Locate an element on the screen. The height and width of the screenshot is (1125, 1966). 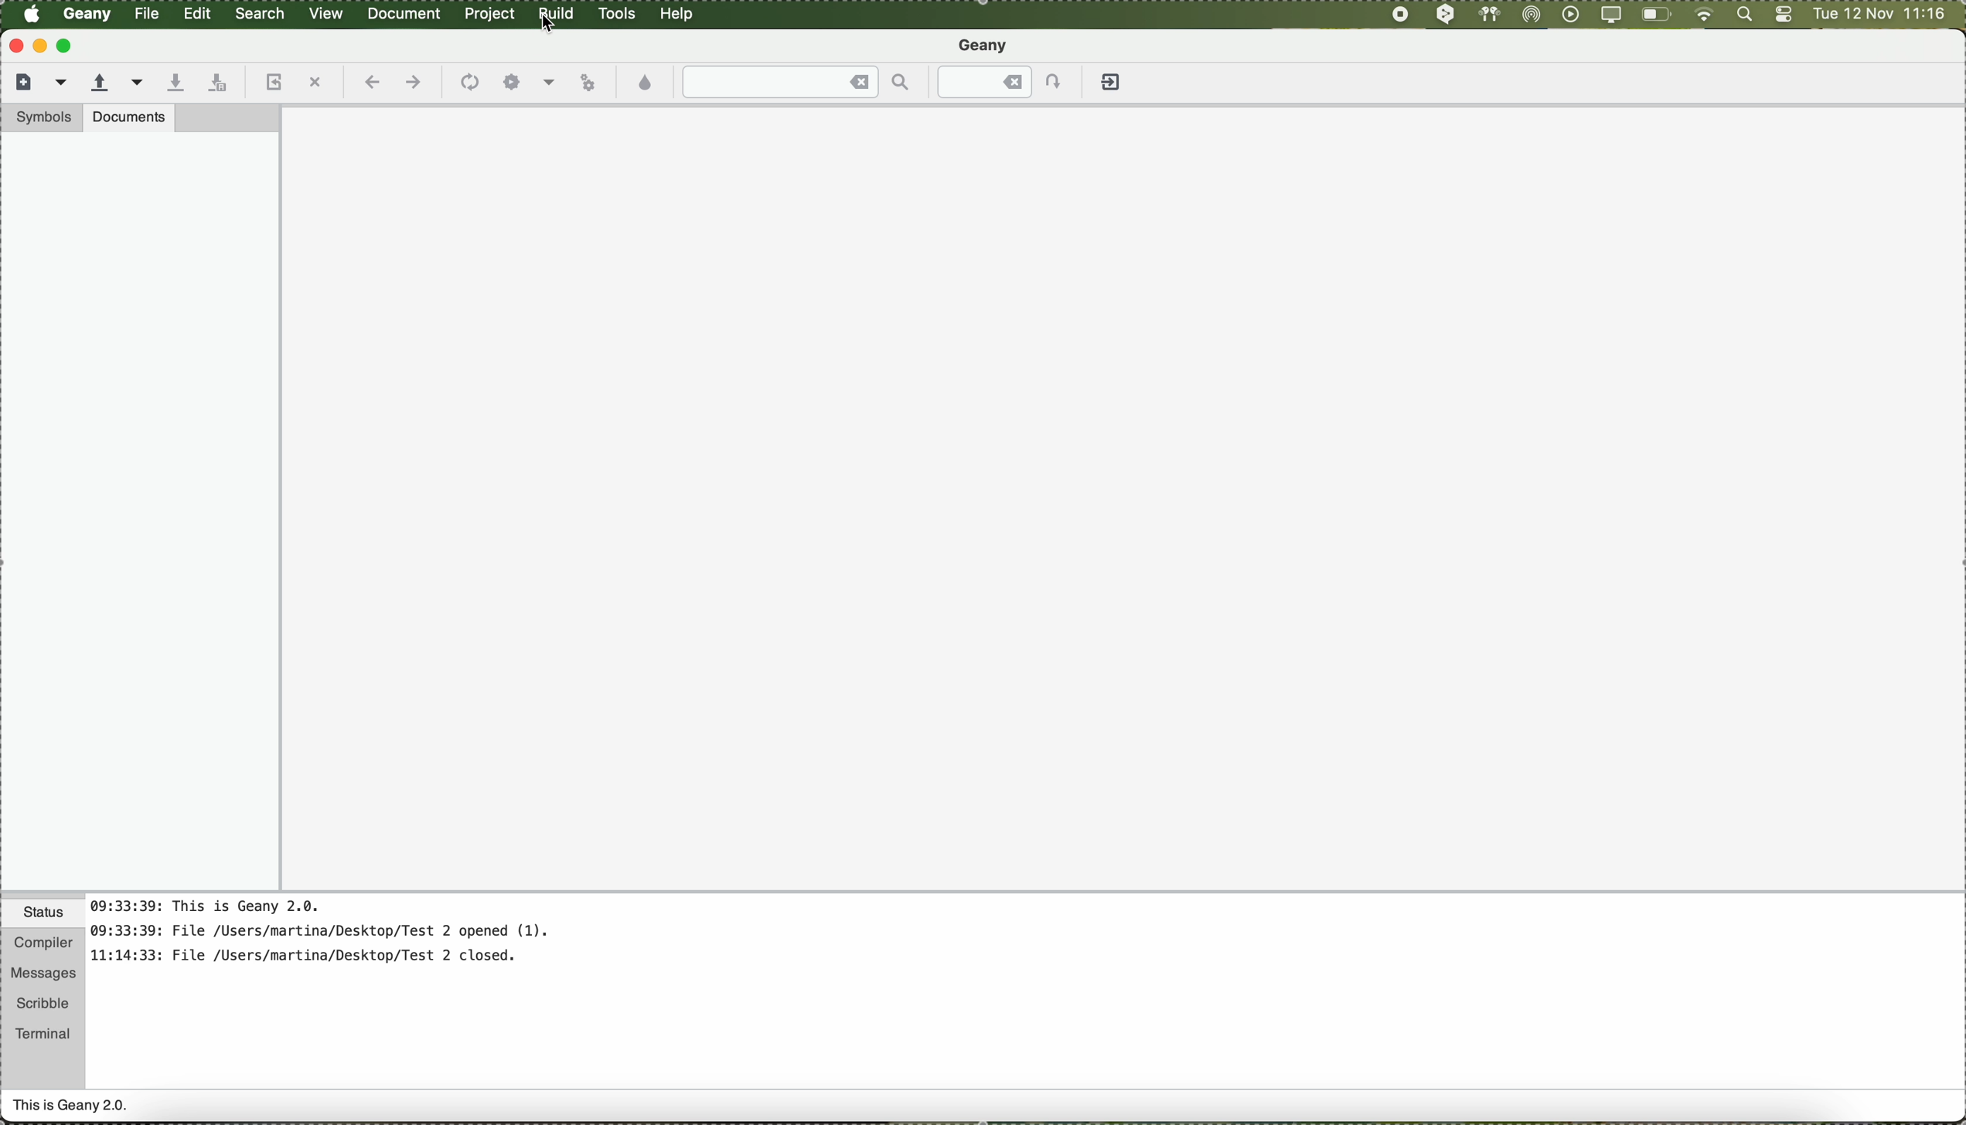
open an existing file is located at coordinates (100, 83).